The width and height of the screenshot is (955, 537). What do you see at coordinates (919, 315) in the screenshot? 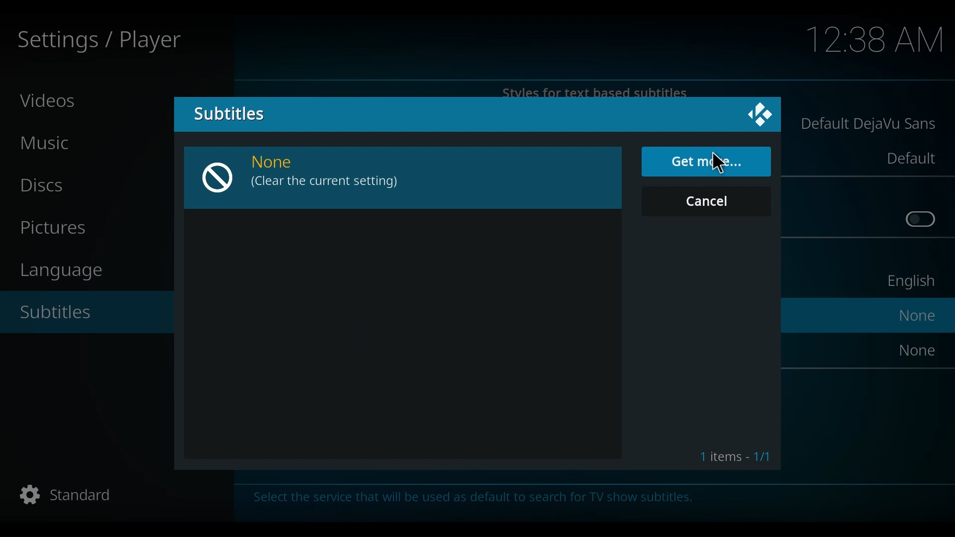
I see `None` at bounding box center [919, 315].